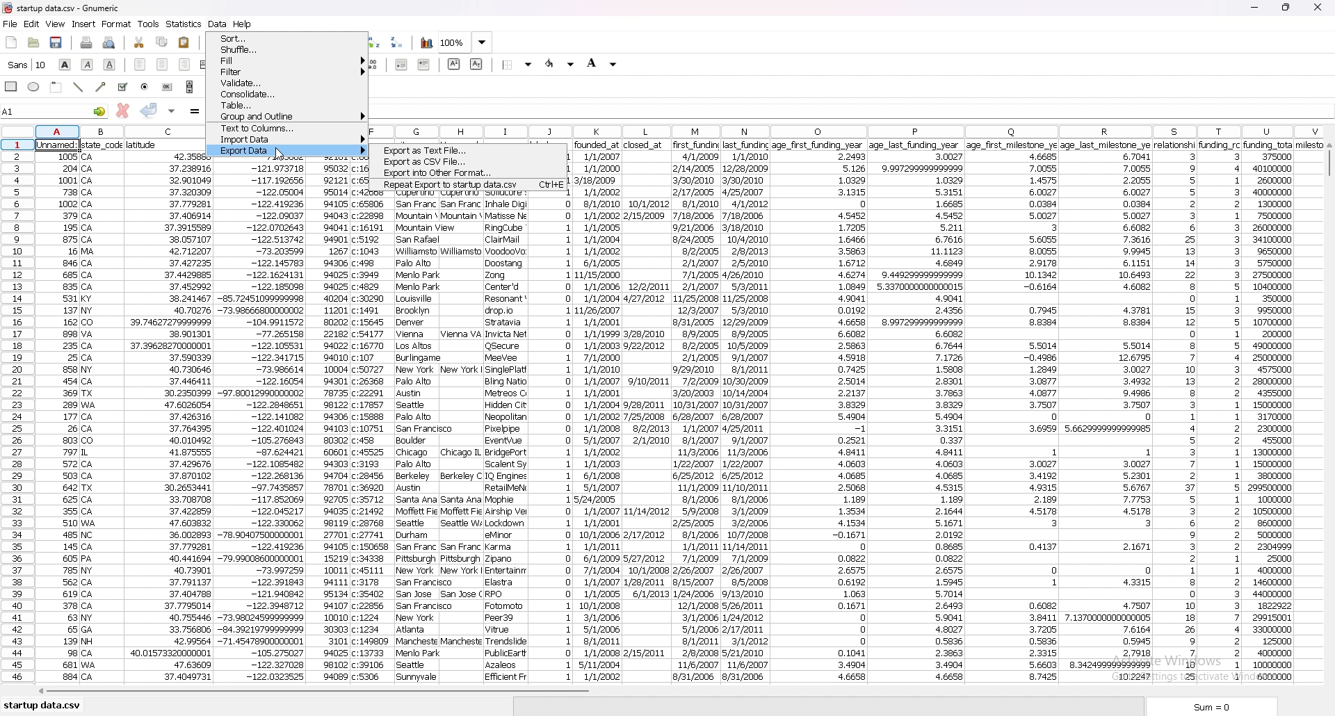 The height and width of the screenshot is (716, 1335). I want to click on background, so click(602, 63).